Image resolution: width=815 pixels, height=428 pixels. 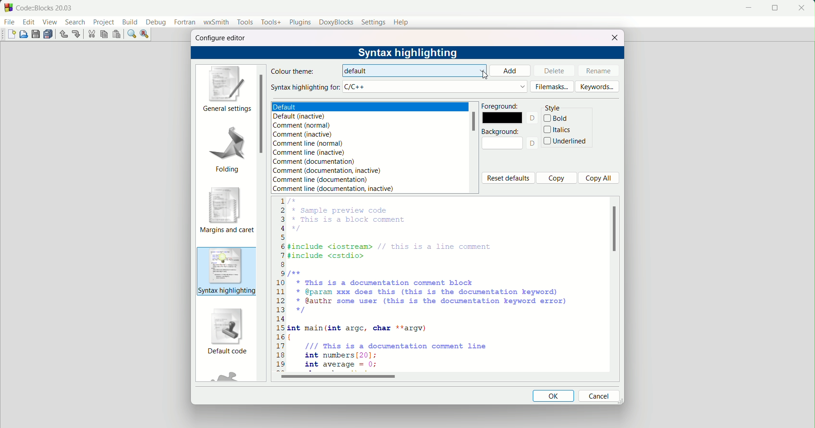 I want to click on filemasks, so click(x=552, y=86).